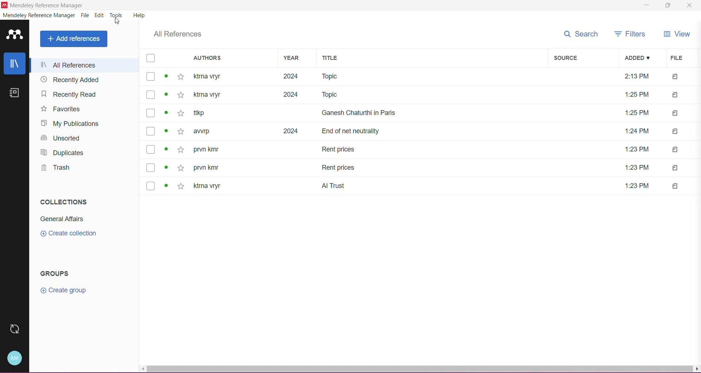  I want to click on Unsorted, so click(61, 139).